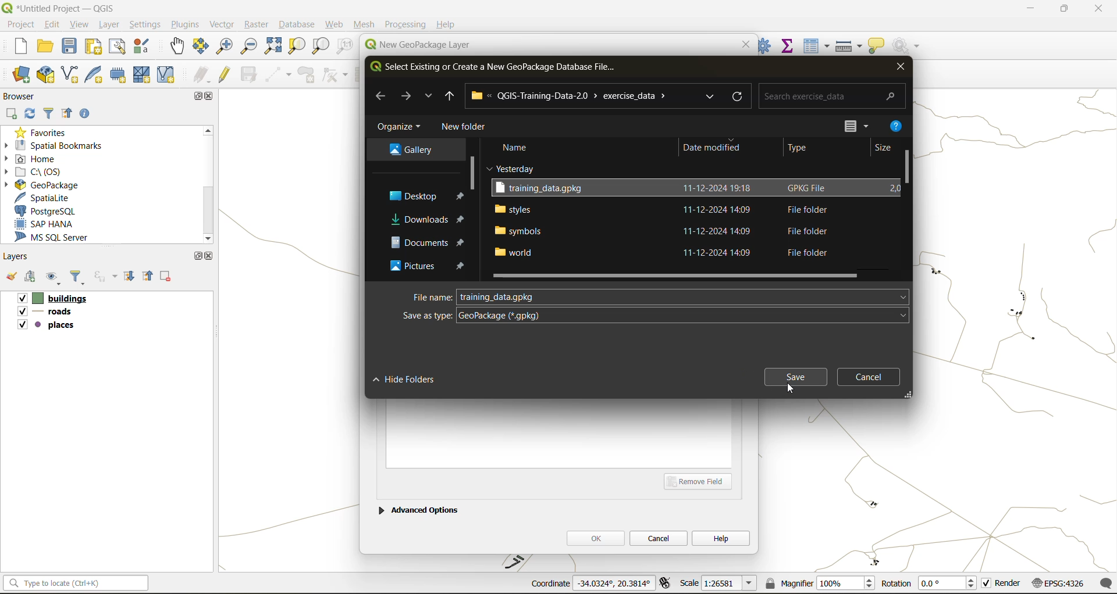 The width and height of the screenshot is (1117, 594). Describe the element at coordinates (70, 75) in the screenshot. I see `new shapefile layer` at that location.